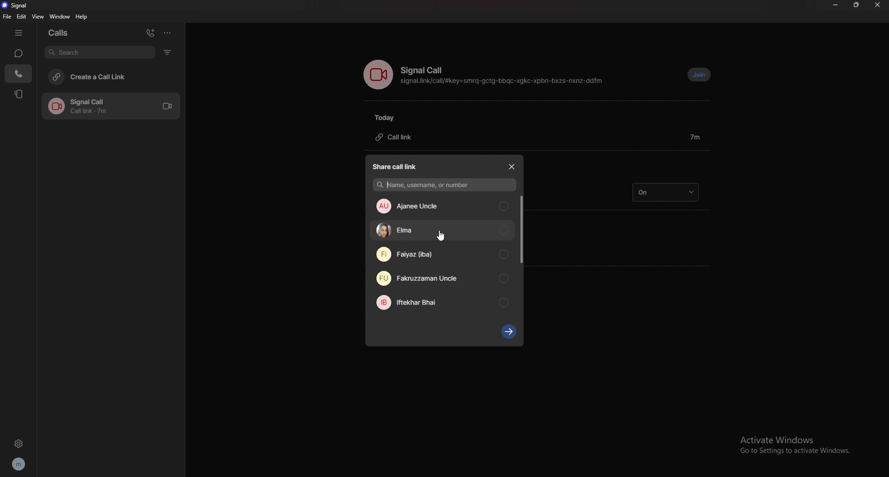 Image resolution: width=889 pixels, height=477 pixels. I want to click on help, so click(82, 18).